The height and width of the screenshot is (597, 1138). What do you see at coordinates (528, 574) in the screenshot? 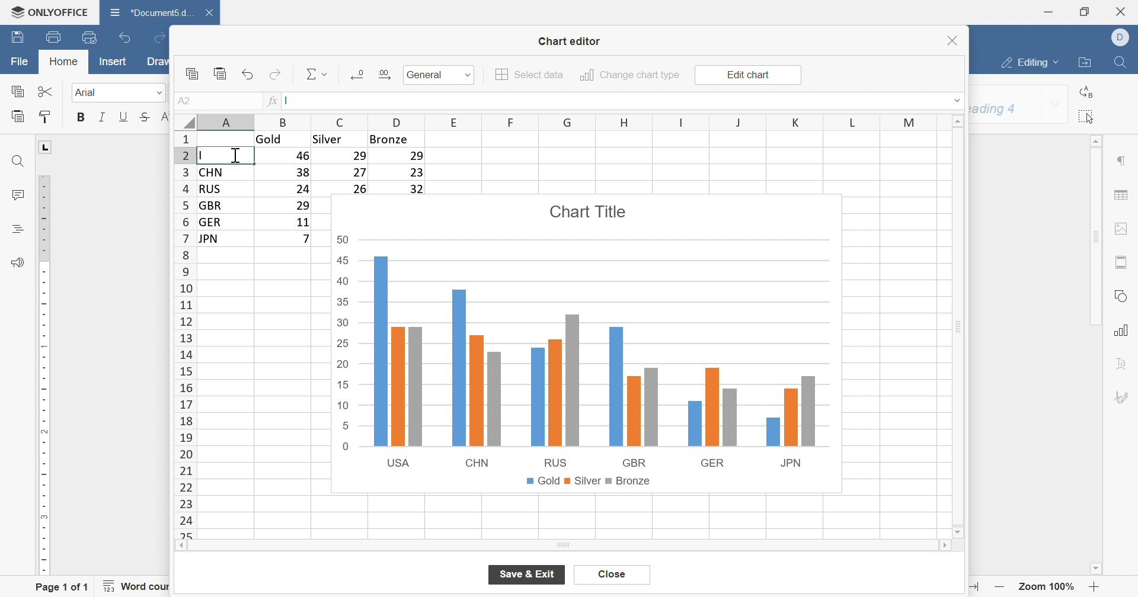
I see `save & exit` at bounding box center [528, 574].